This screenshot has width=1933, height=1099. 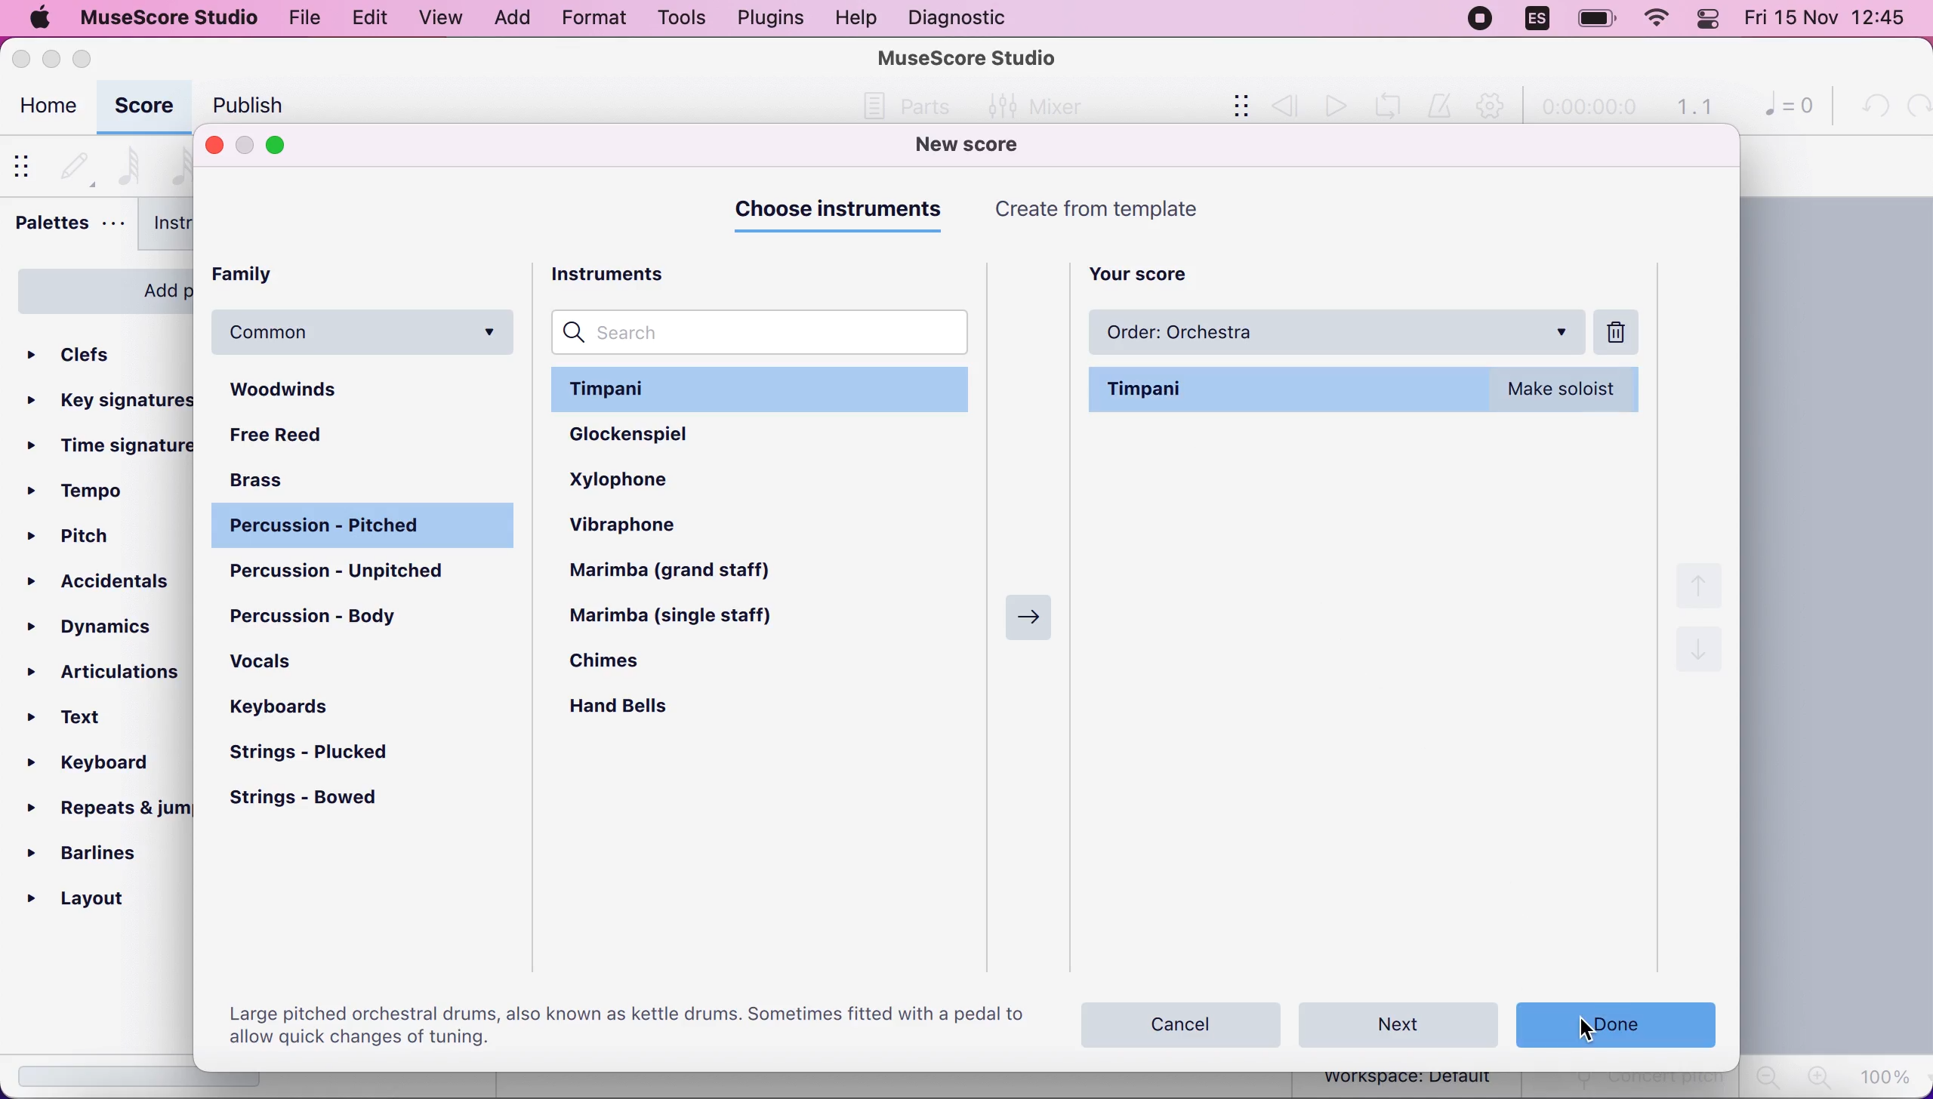 What do you see at coordinates (82, 491) in the screenshot?
I see `tempo` at bounding box center [82, 491].